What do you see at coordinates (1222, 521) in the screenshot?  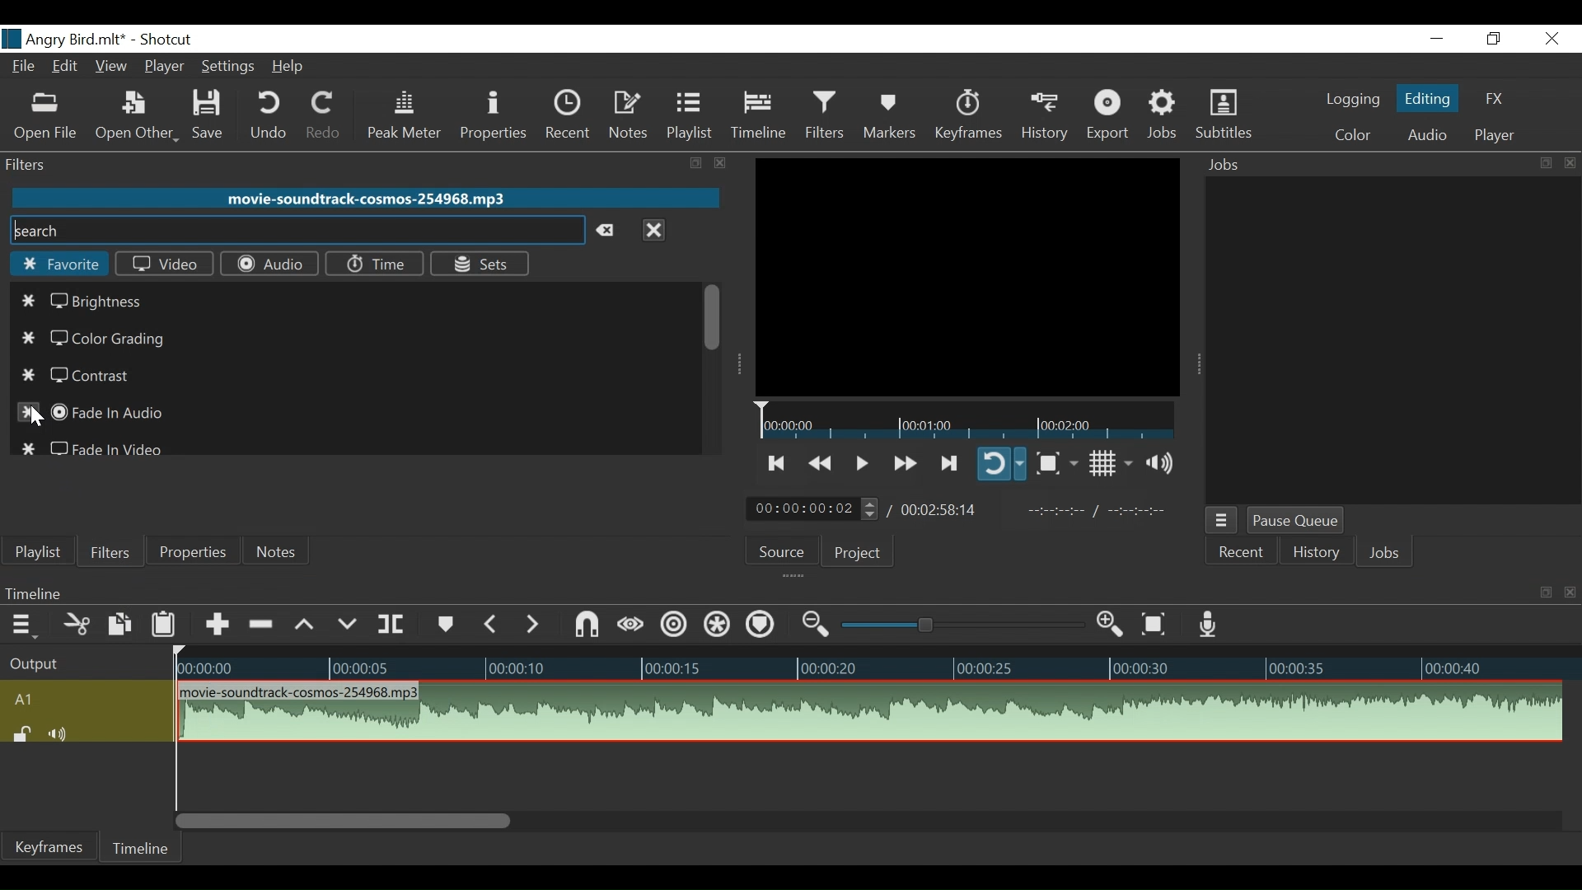 I see `Jobs menu` at bounding box center [1222, 521].